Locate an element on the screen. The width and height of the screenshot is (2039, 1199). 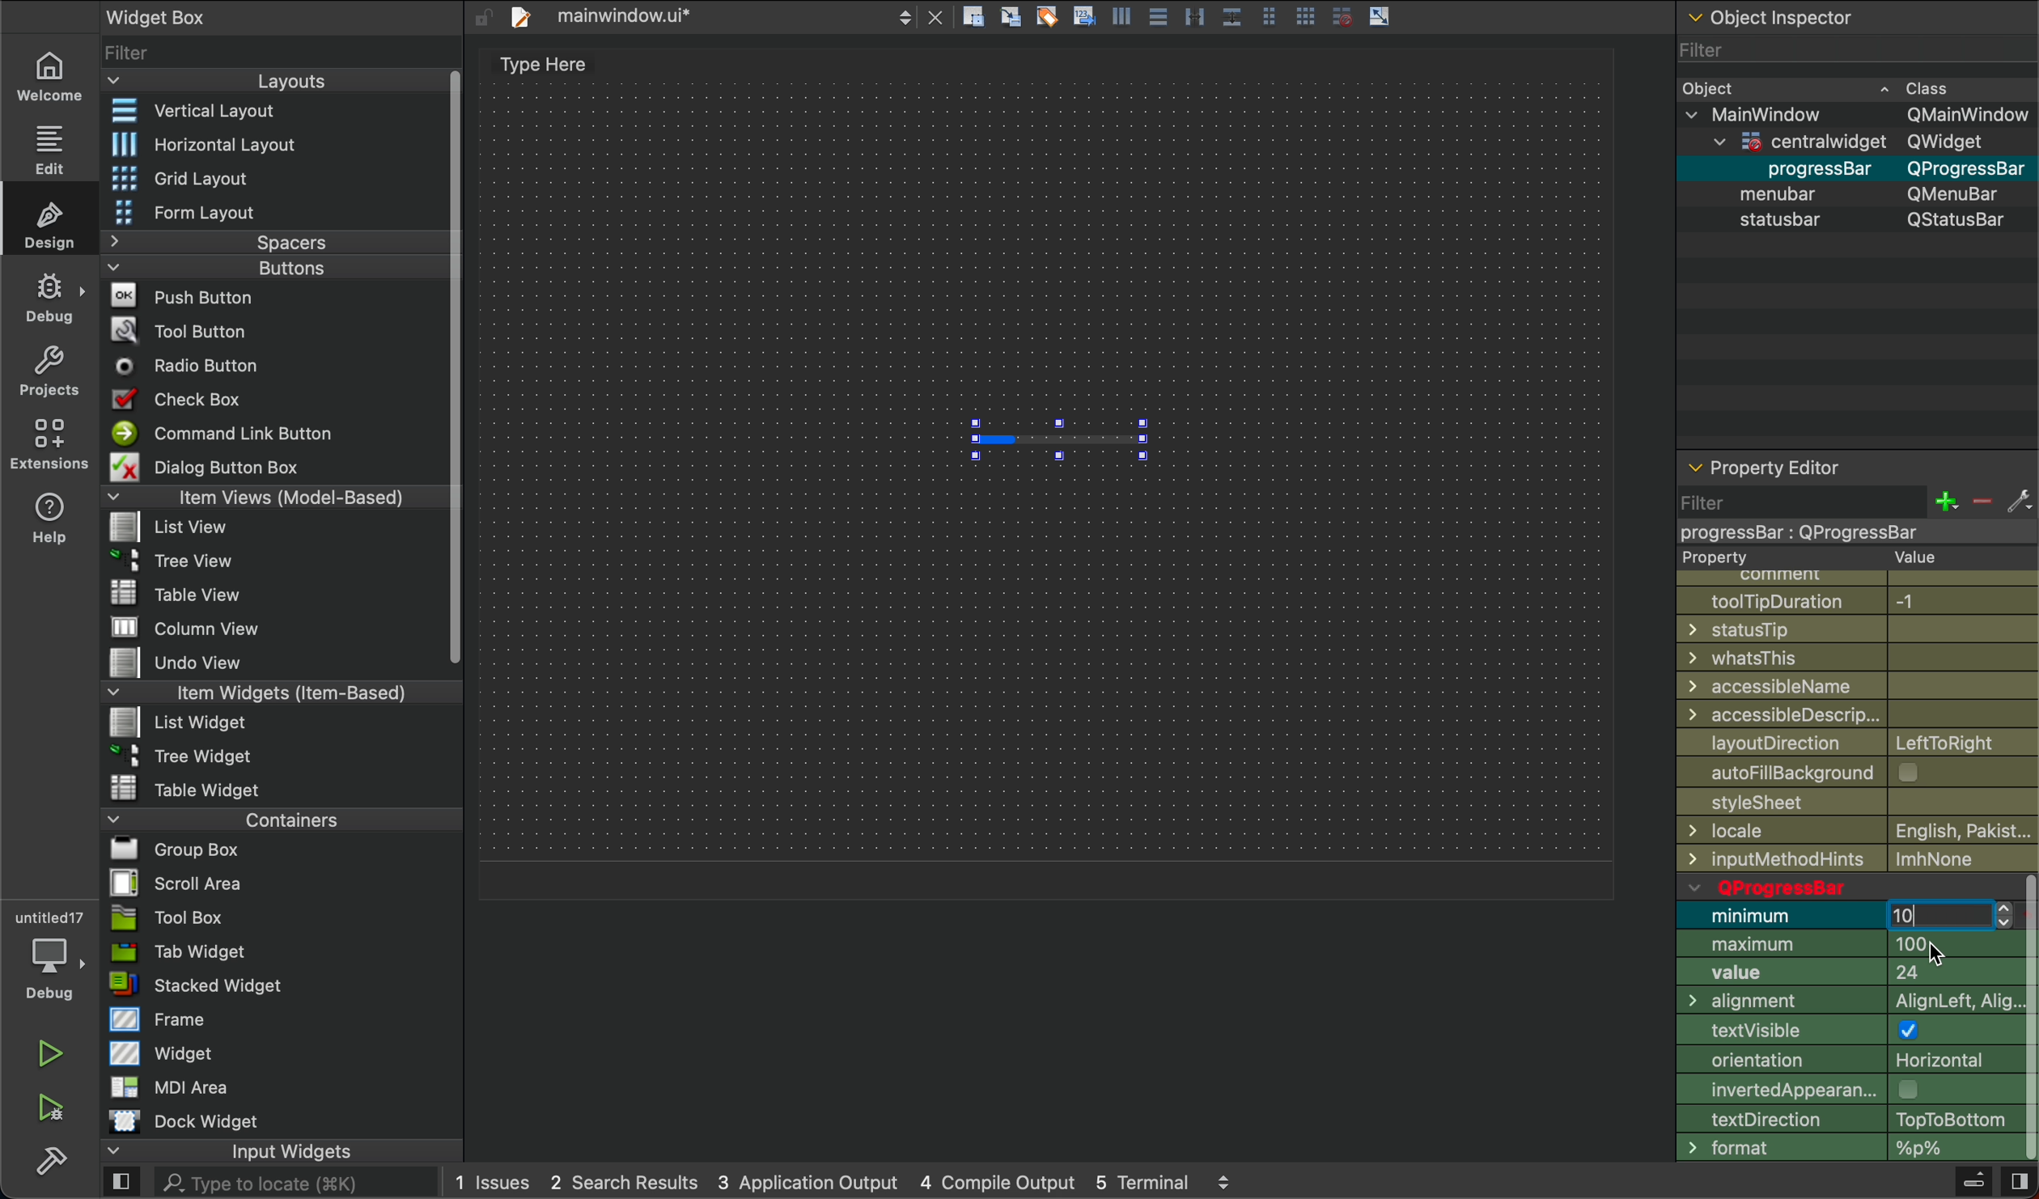
Grid Layout is located at coordinates (223, 176).